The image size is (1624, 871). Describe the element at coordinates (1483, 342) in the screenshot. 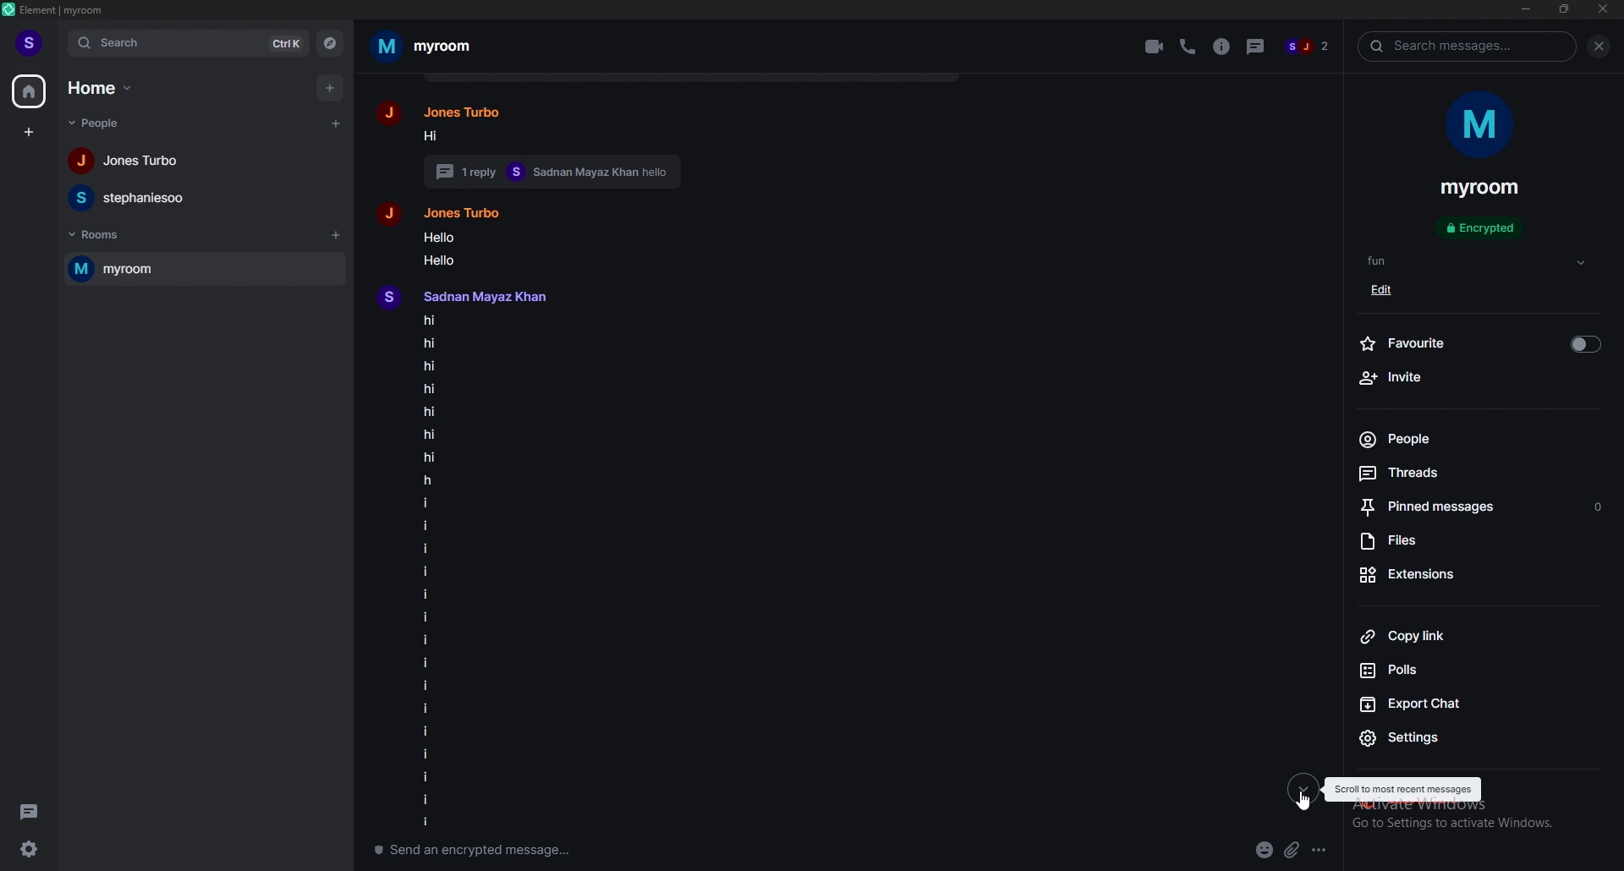

I see `favourite` at that location.